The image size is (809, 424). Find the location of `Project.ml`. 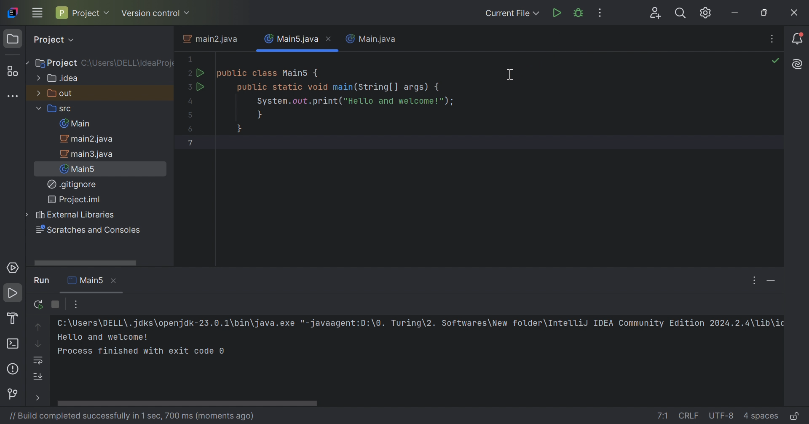

Project.ml is located at coordinates (76, 199).